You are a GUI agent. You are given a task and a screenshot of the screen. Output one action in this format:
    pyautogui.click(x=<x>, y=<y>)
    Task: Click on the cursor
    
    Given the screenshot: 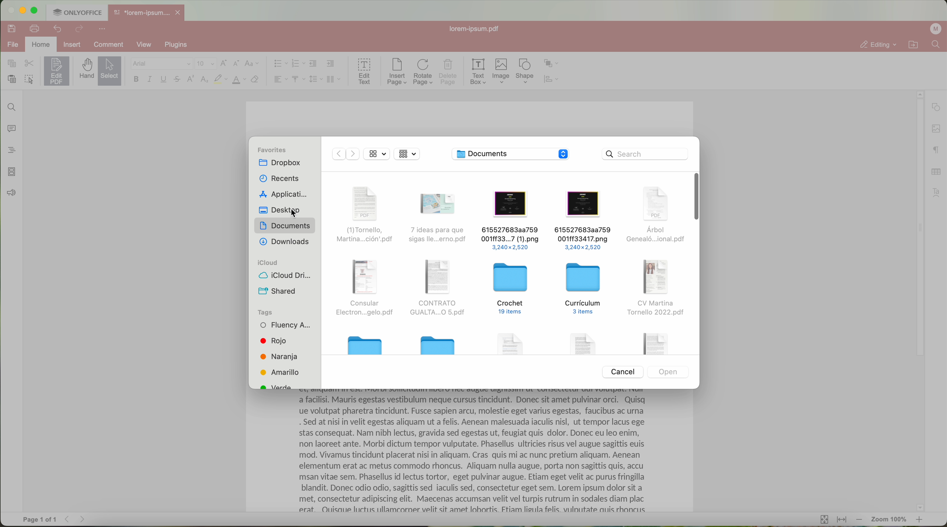 What is the action you would take?
    pyautogui.click(x=297, y=214)
    